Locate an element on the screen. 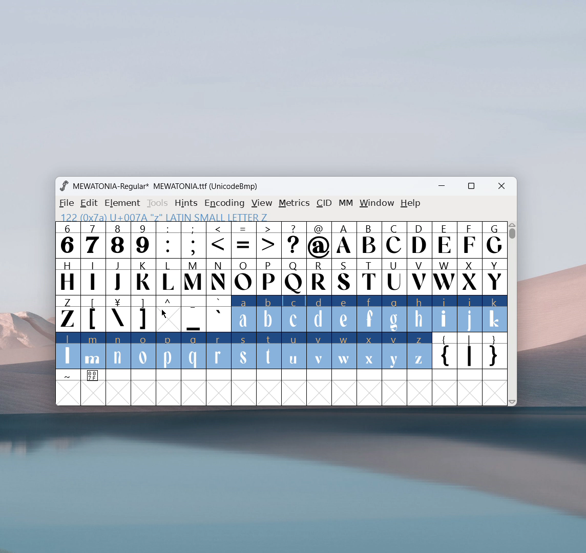 This screenshot has width=586, height=553. @ is located at coordinates (320, 240).